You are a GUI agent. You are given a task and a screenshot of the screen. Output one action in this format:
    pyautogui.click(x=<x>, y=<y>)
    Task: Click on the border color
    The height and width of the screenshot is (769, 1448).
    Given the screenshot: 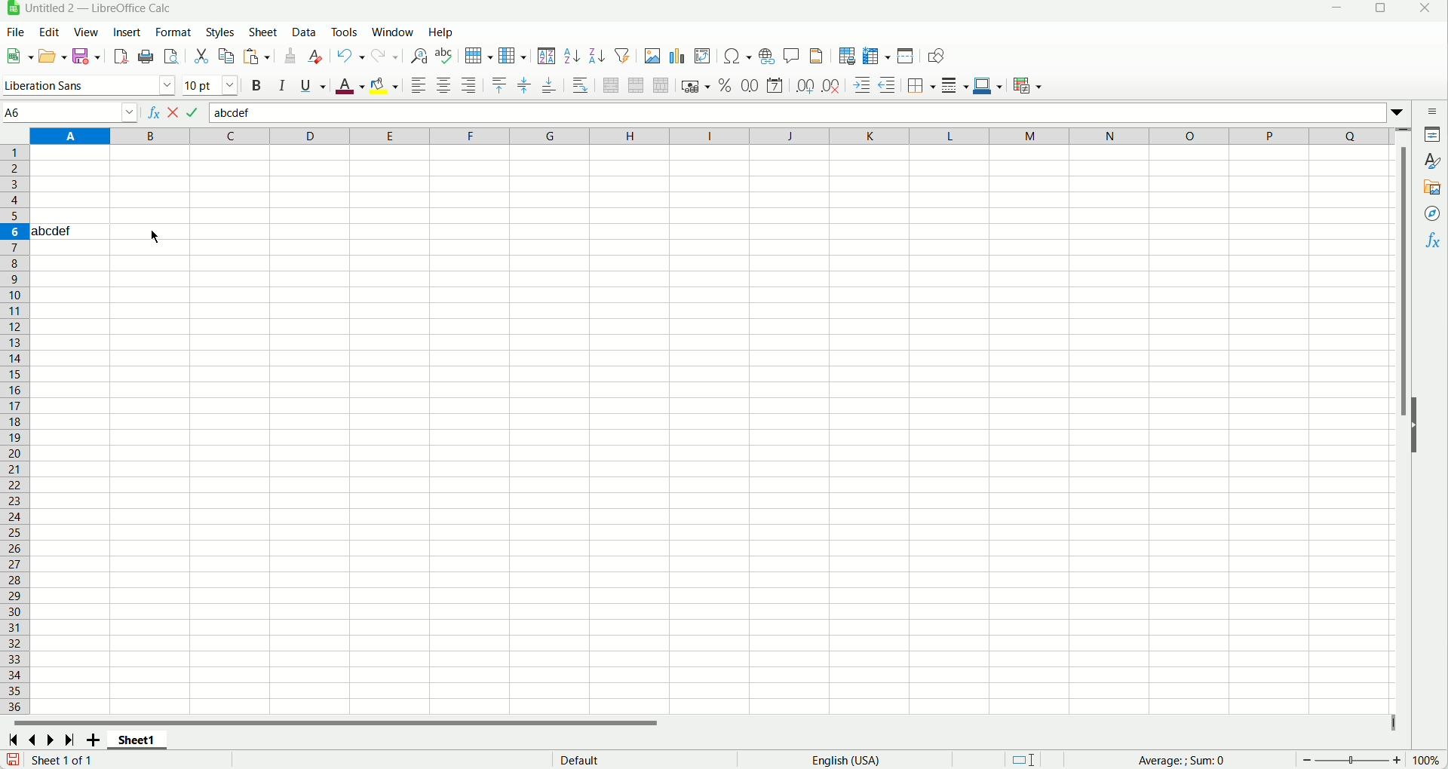 What is the action you would take?
    pyautogui.click(x=989, y=84)
    